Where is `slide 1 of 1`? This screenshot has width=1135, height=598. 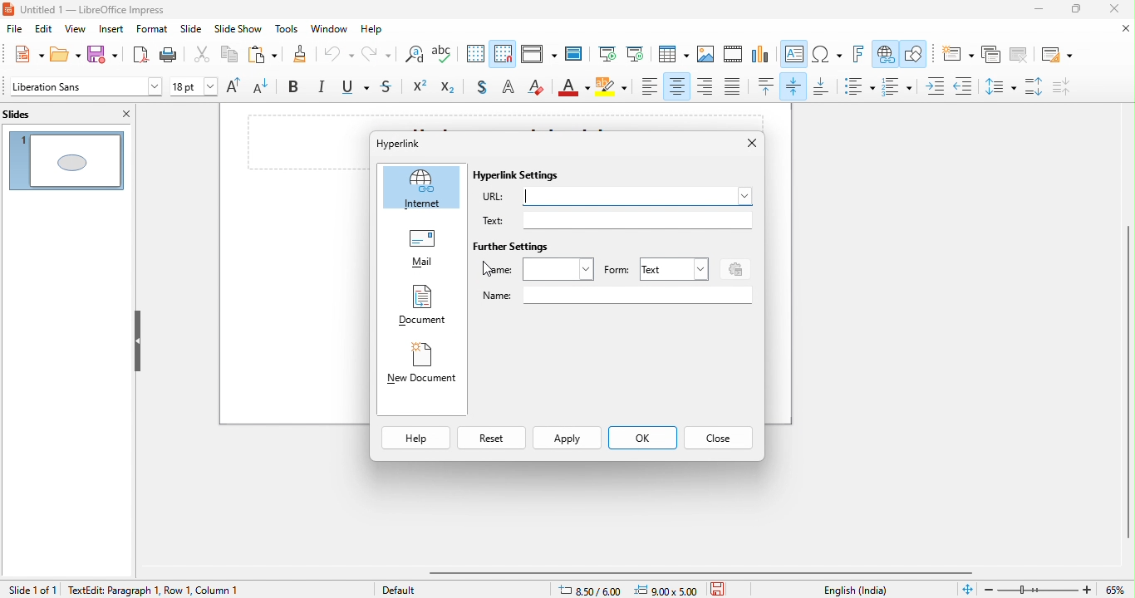 slide 1 of 1 is located at coordinates (32, 589).